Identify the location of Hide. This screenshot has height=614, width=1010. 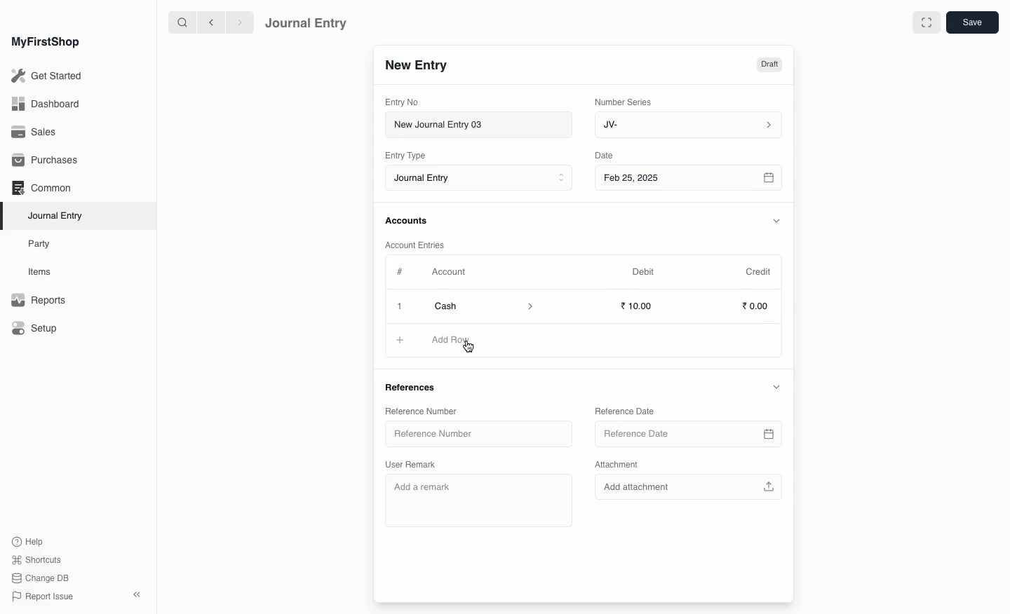
(776, 387).